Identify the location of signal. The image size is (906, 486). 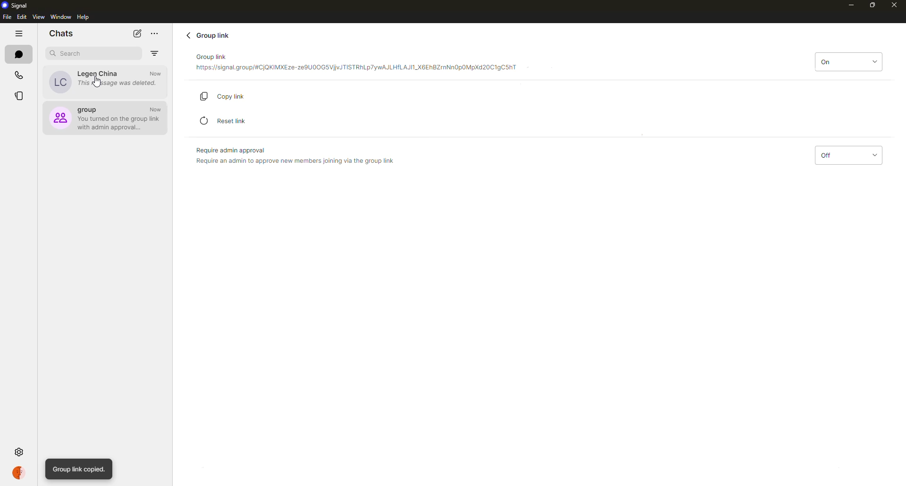
(17, 6).